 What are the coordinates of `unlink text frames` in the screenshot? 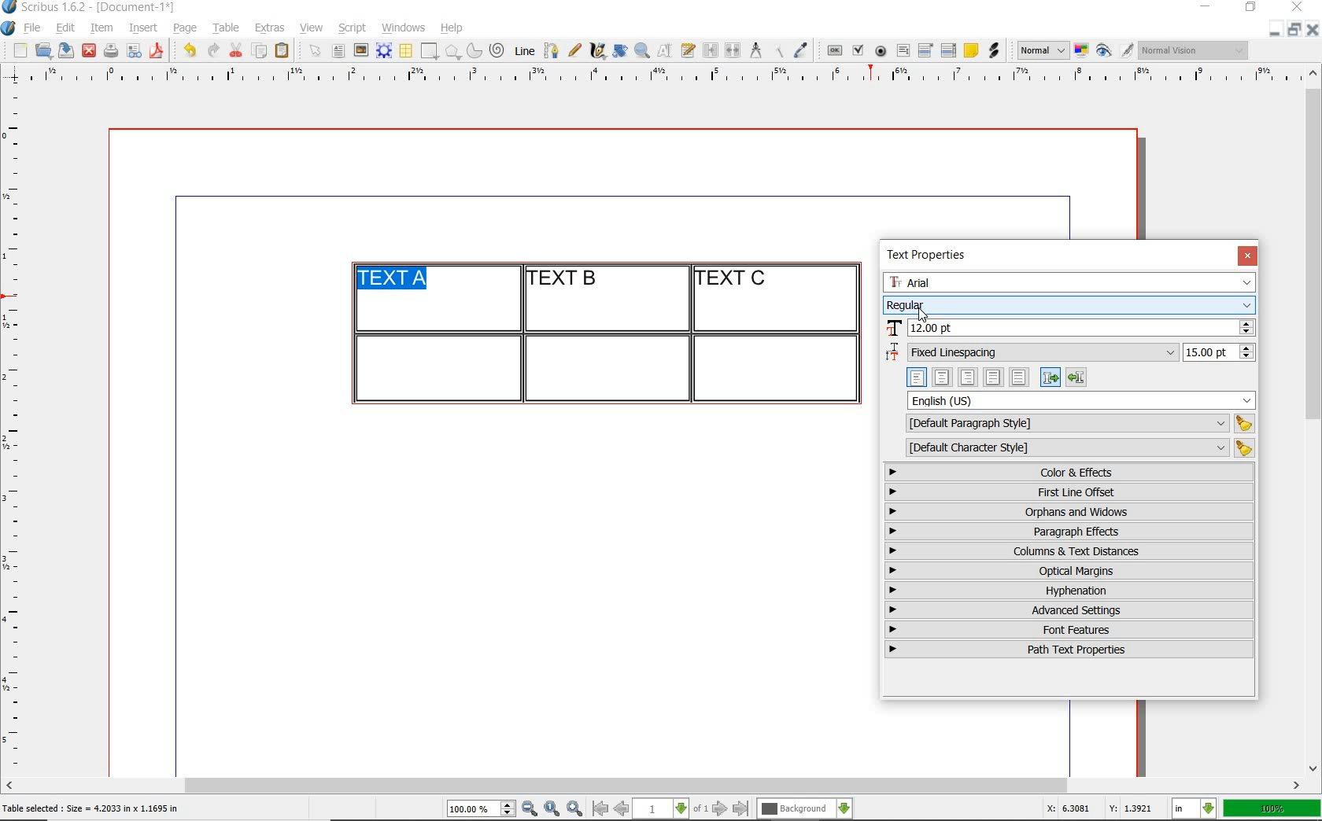 It's located at (733, 51).